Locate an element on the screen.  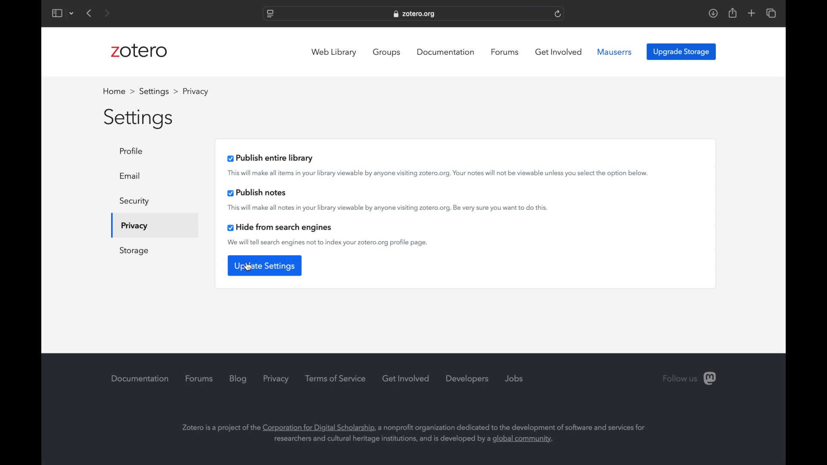
show sidebar is located at coordinates (56, 14).